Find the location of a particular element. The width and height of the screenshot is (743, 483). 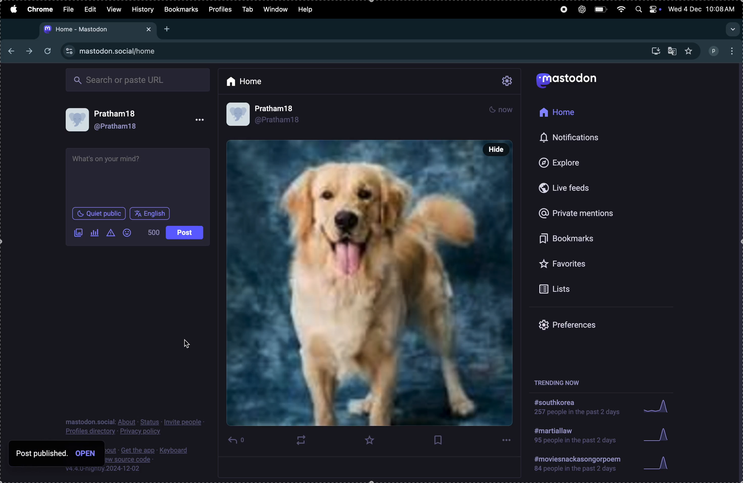

500 words is located at coordinates (153, 235).